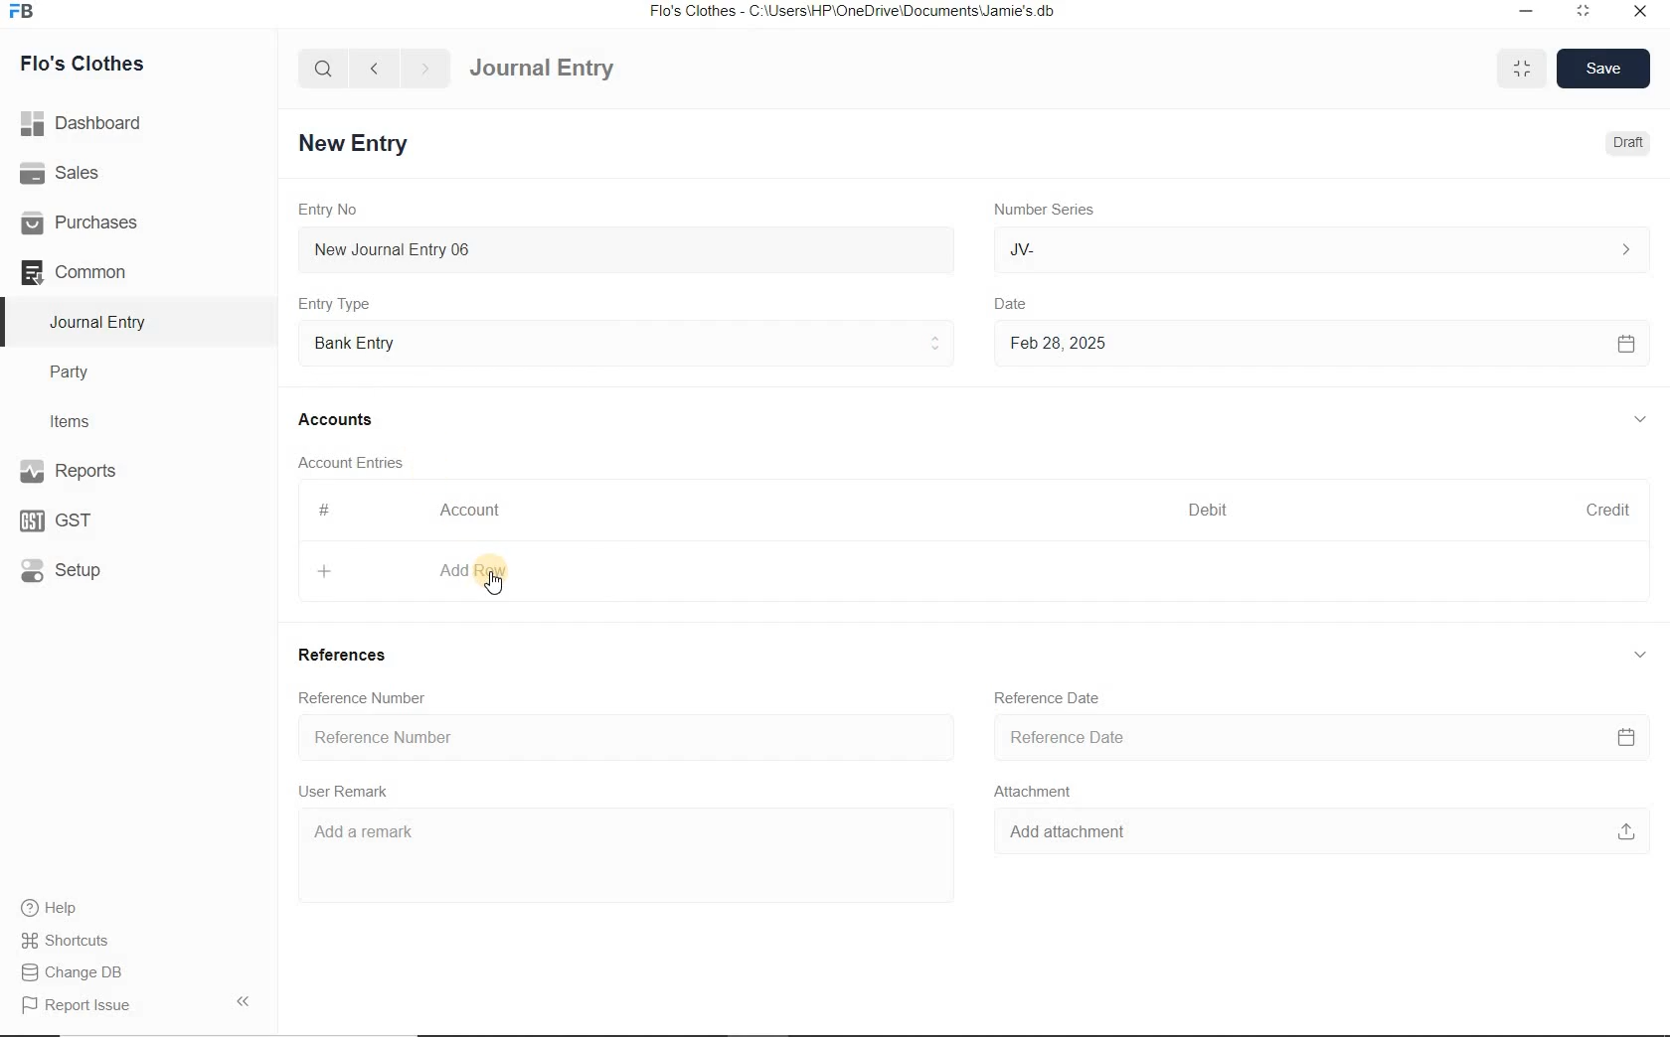  What do you see at coordinates (88, 121) in the screenshot?
I see `Dashboard` at bounding box center [88, 121].